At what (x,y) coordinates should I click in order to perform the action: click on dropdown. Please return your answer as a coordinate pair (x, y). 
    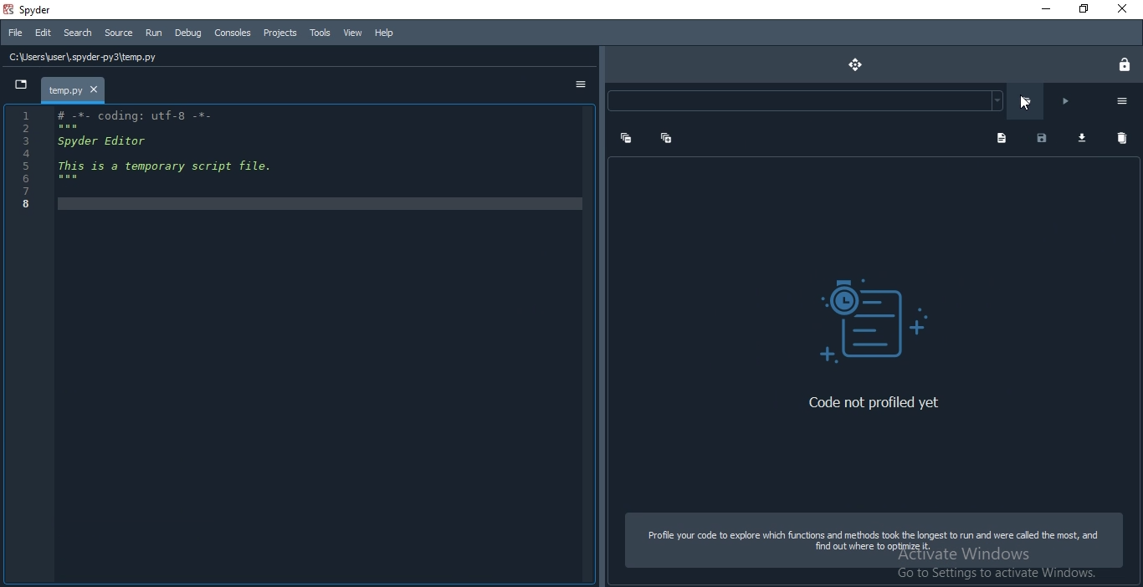
    Looking at the image, I should click on (19, 87).